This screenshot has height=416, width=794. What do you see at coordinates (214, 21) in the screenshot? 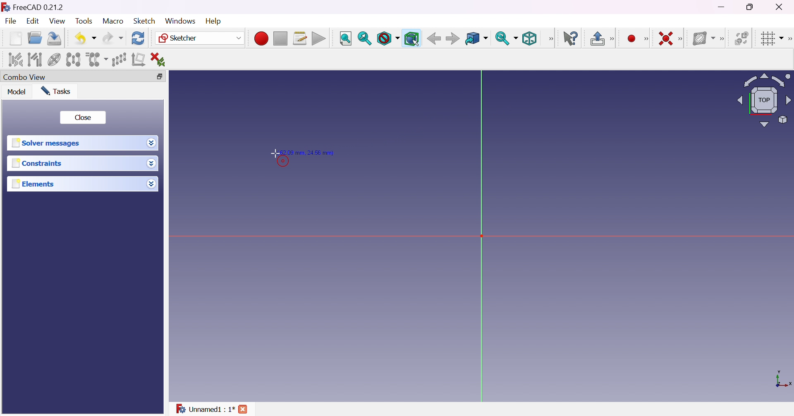
I see `Help` at bounding box center [214, 21].